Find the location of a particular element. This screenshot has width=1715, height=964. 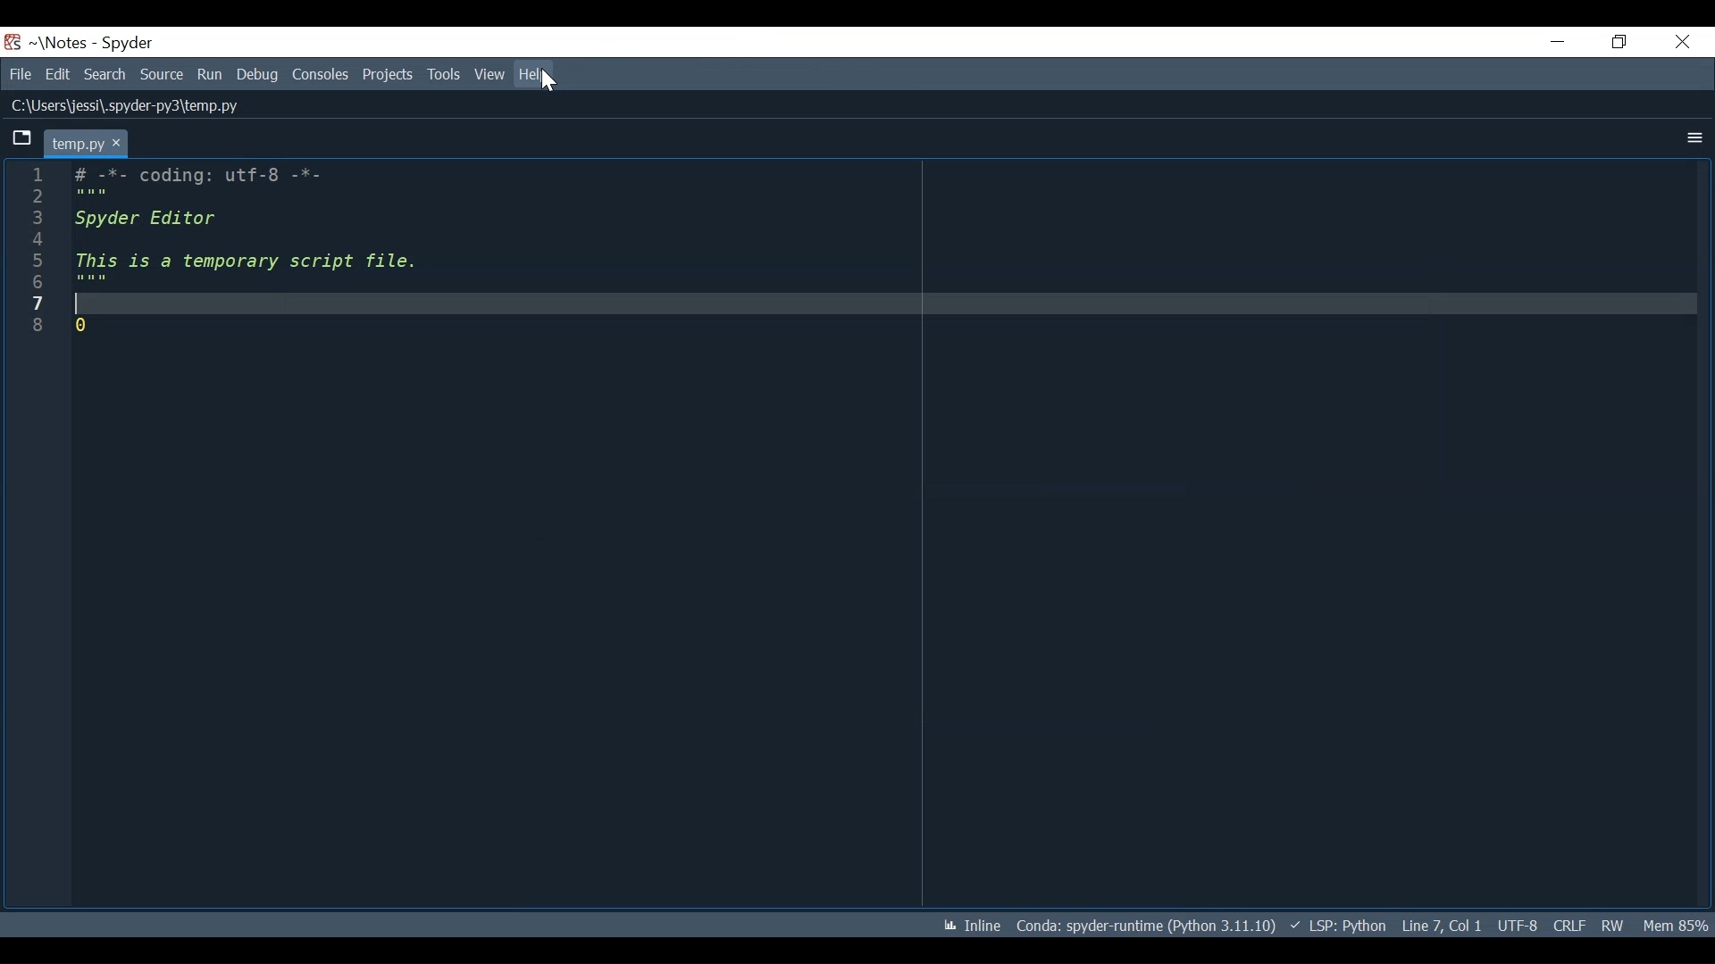

Source is located at coordinates (162, 74).